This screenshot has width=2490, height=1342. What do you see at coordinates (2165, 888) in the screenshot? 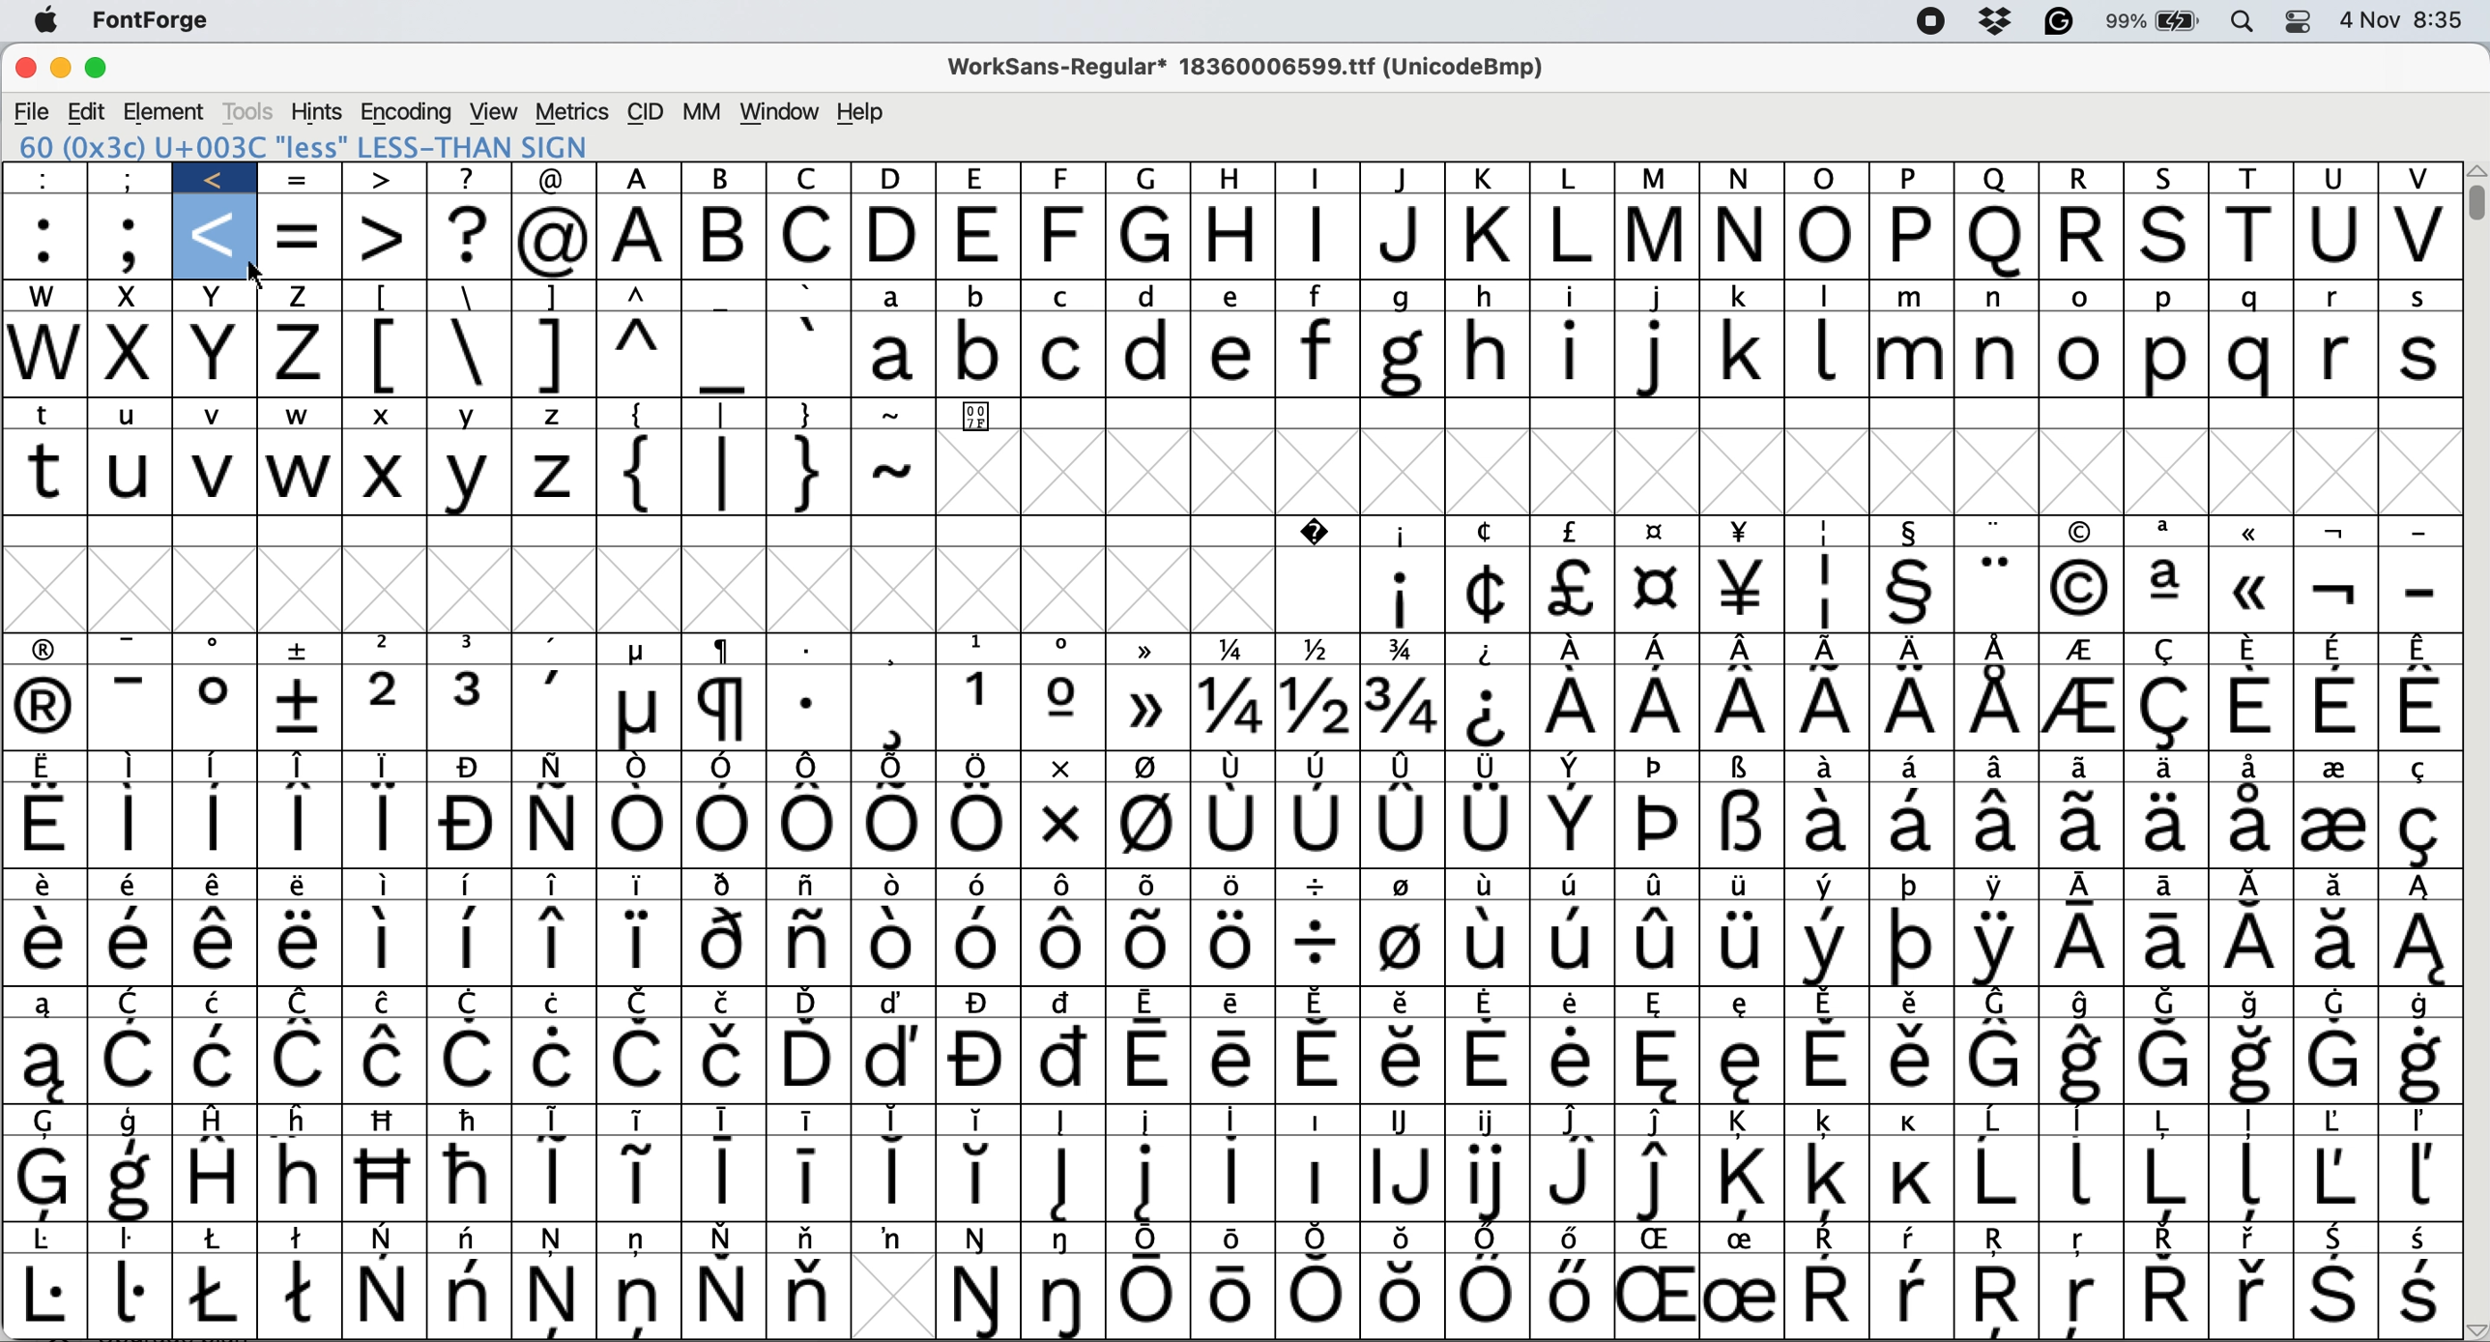
I see `Symbol` at bounding box center [2165, 888].